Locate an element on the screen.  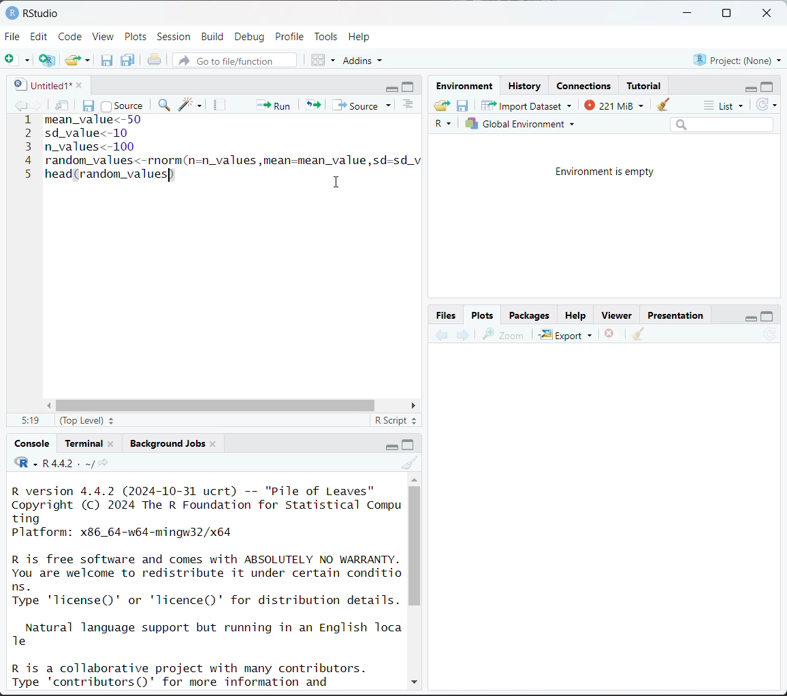
maximize is located at coordinates (410, 86).